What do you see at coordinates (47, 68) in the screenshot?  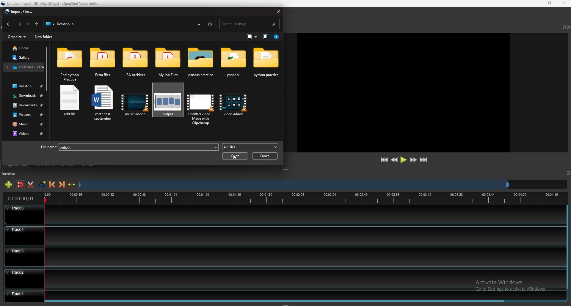 I see `scroll bar` at bounding box center [47, 68].